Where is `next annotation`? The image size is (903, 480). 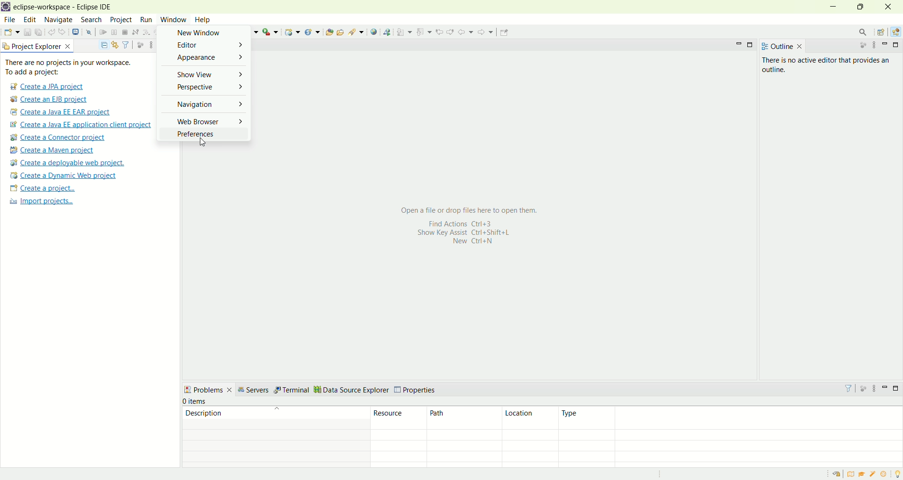 next annotation is located at coordinates (404, 32).